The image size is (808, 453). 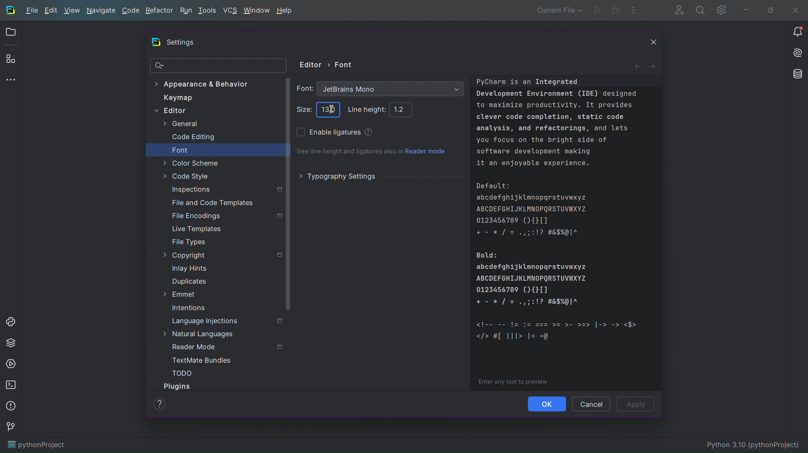 What do you see at coordinates (12, 385) in the screenshot?
I see `Terminal` at bounding box center [12, 385].